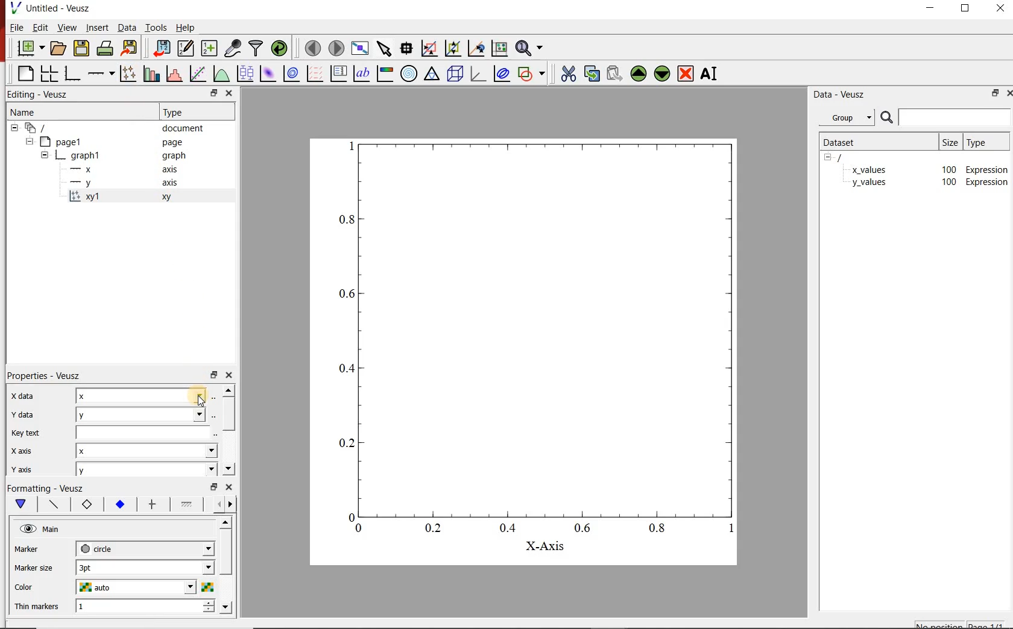  What do you see at coordinates (278, 49) in the screenshot?
I see `reload linked datasets` at bounding box center [278, 49].